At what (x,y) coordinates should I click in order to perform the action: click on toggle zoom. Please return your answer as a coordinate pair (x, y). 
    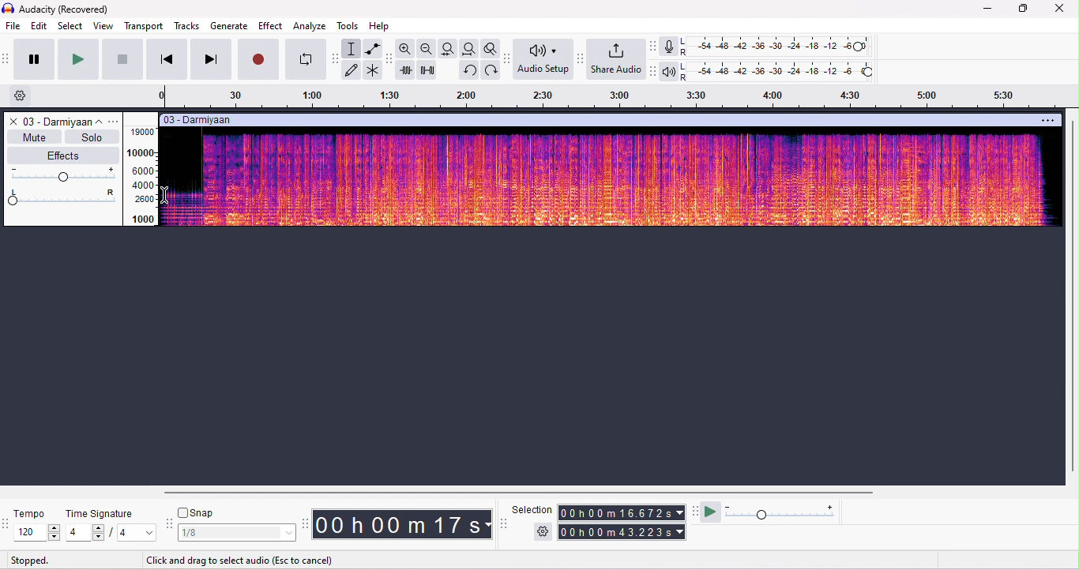
    Looking at the image, I should click on (490, 48).